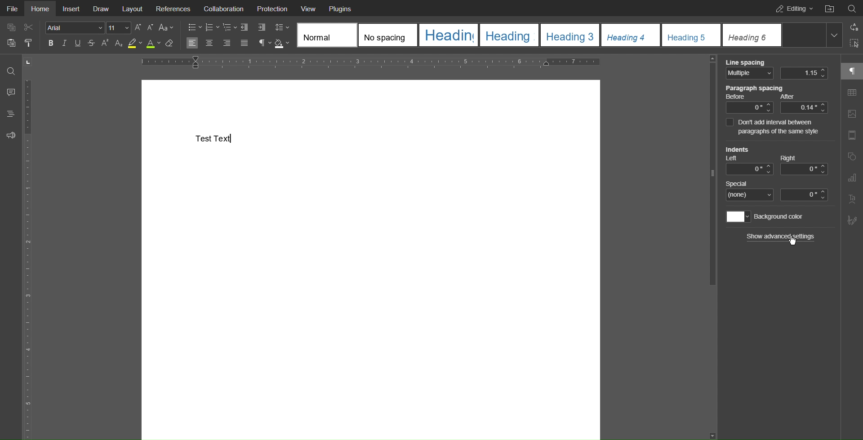 The image size is (863, 440). Describe the element at coordinates (40, 9) in the screenshot. I see `Home` at that location.